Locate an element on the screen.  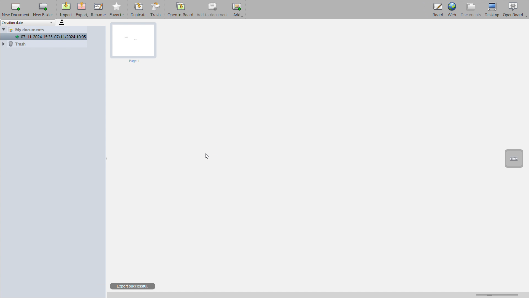
board is located at coordinates (437, 10).